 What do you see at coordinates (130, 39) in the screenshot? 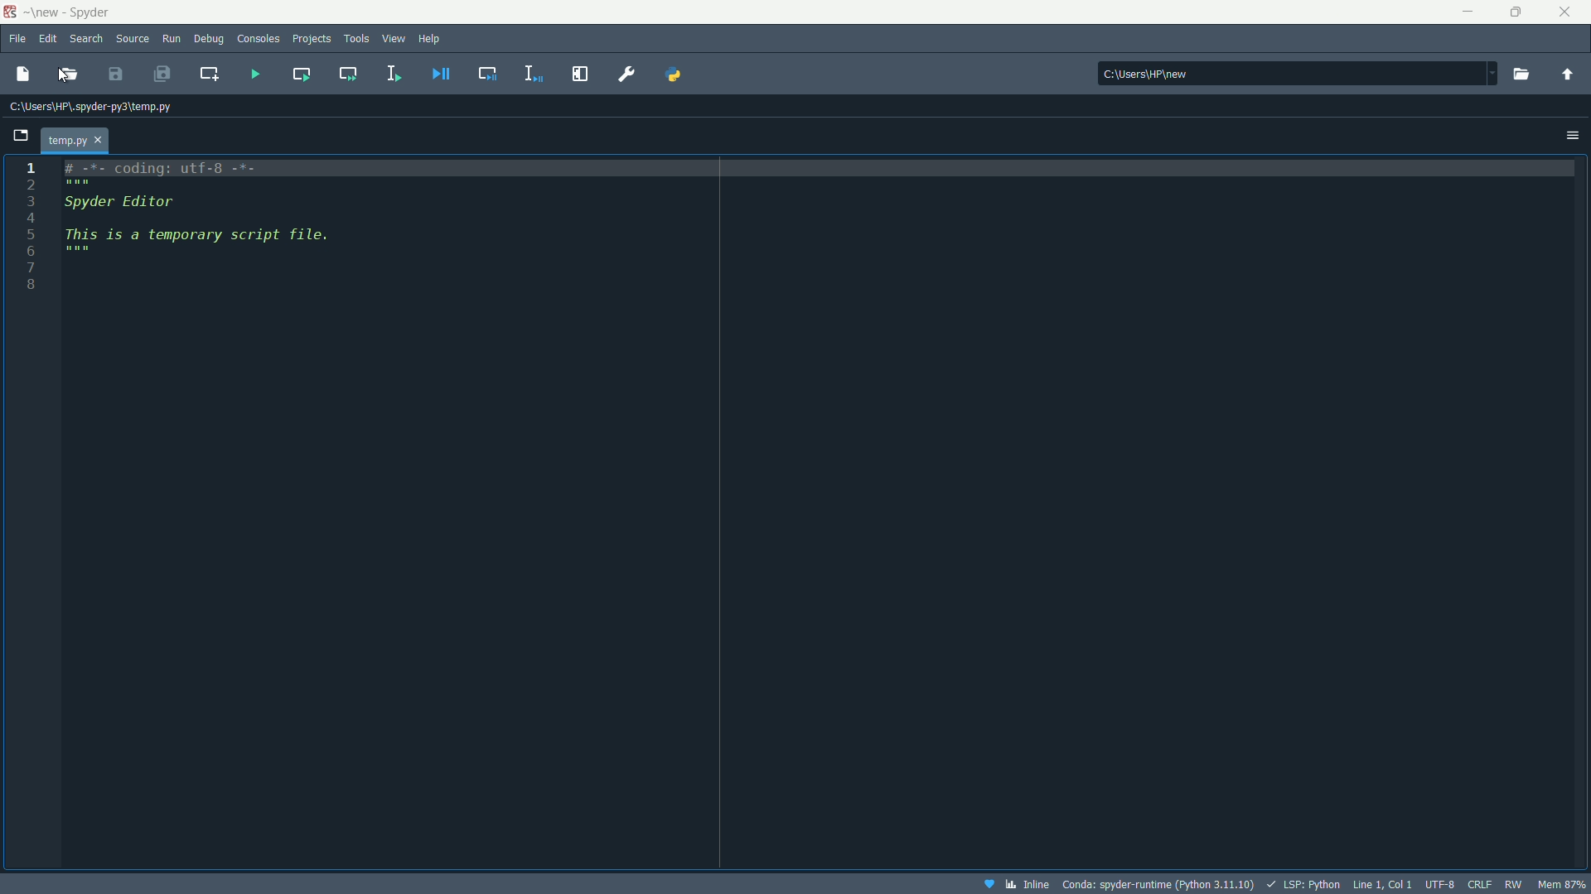
I see `Source menu` at bounding box center [130, 39].